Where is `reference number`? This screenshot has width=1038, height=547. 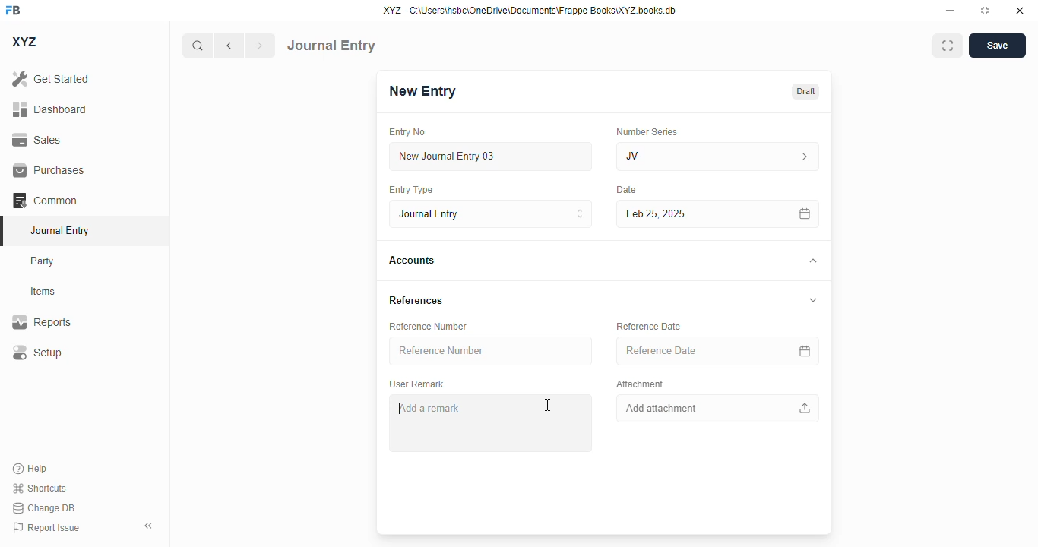
reference number is located at coordinates (492, 351).